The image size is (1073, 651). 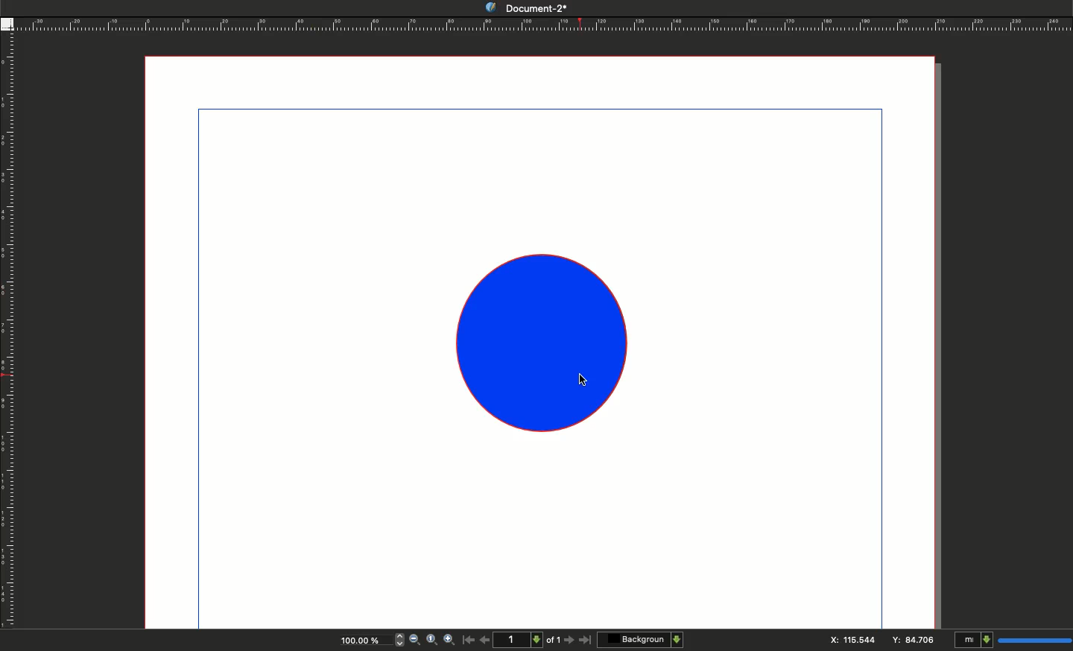 I want to click on Ruler, so click(x=7, y=338).